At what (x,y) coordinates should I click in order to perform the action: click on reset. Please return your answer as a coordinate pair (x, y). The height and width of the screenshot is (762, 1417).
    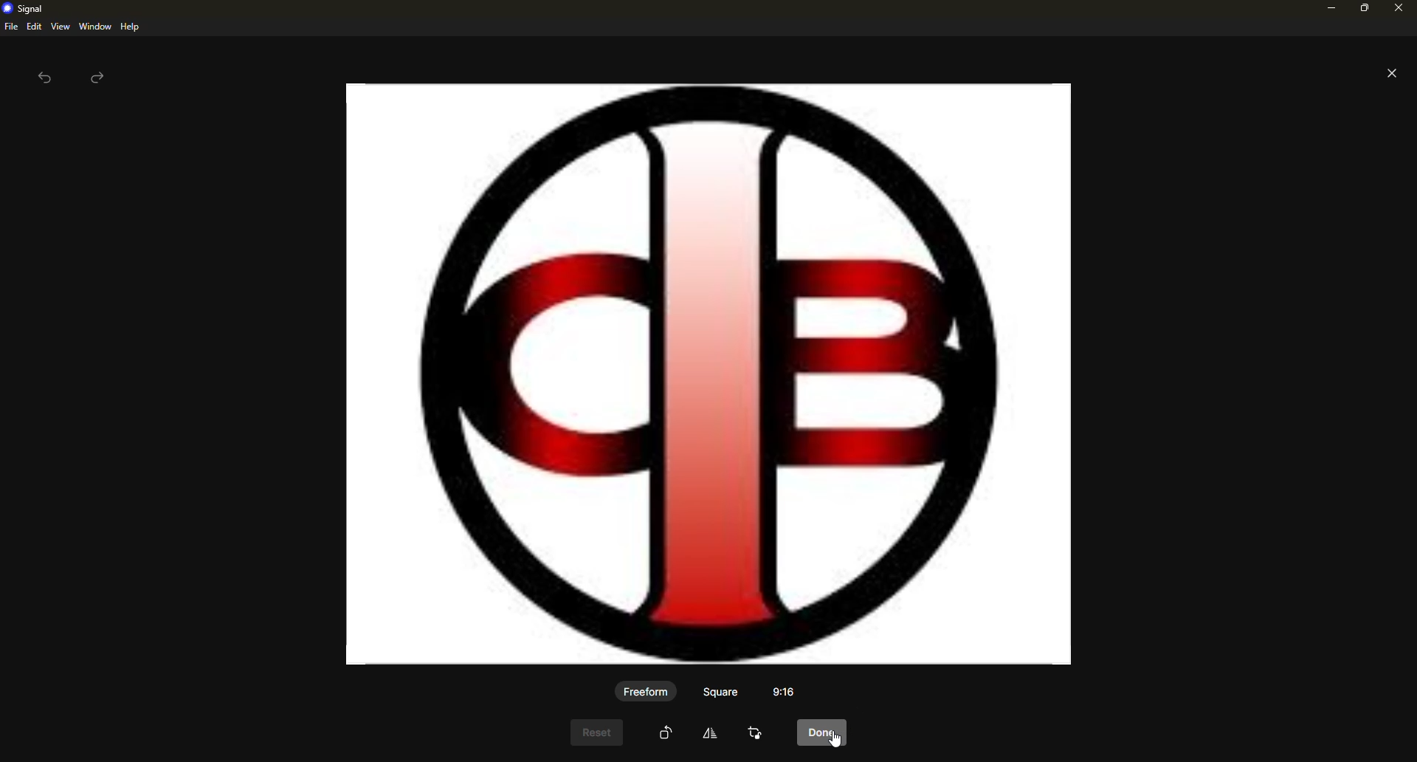
    Looking at the image, I should click on (596, 733).